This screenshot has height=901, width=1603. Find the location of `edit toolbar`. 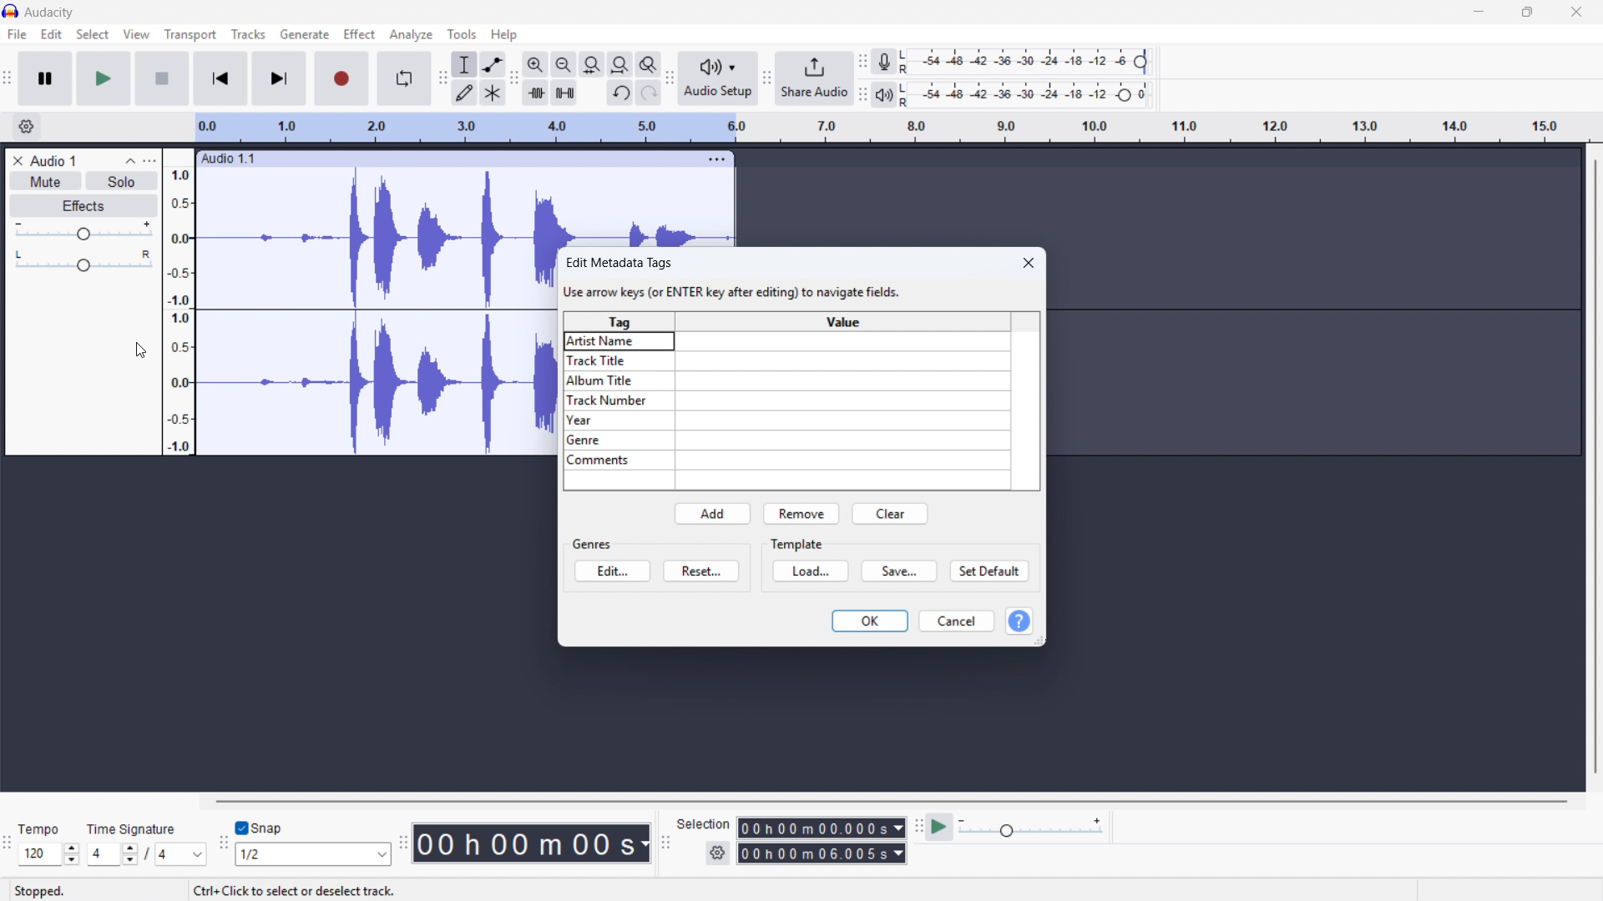

edit toolbar is located at coordinates (514, 80).